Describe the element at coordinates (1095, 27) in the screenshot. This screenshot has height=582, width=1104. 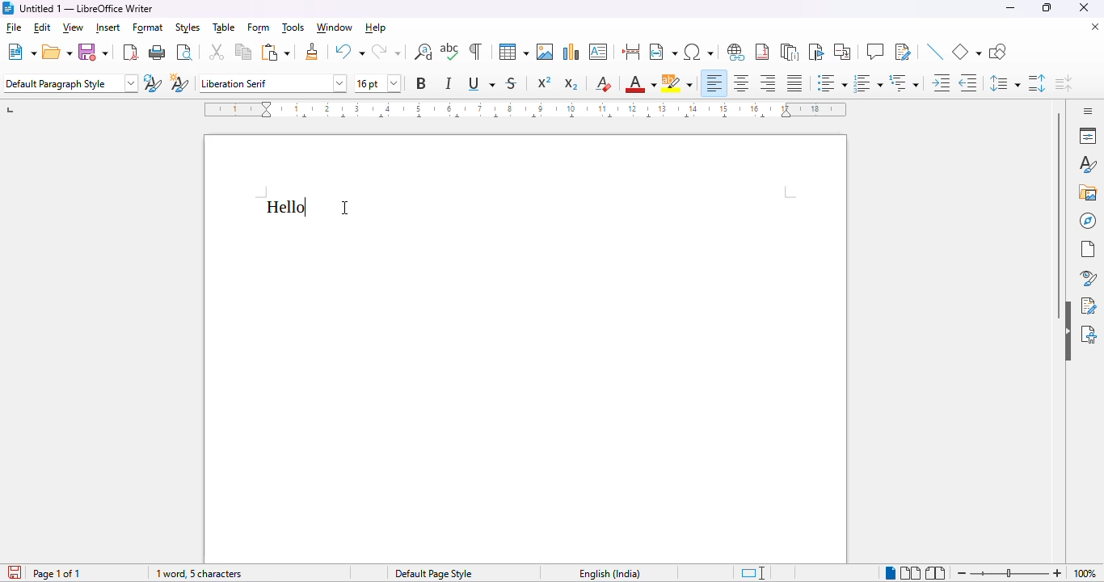
I see `close document` at that location.